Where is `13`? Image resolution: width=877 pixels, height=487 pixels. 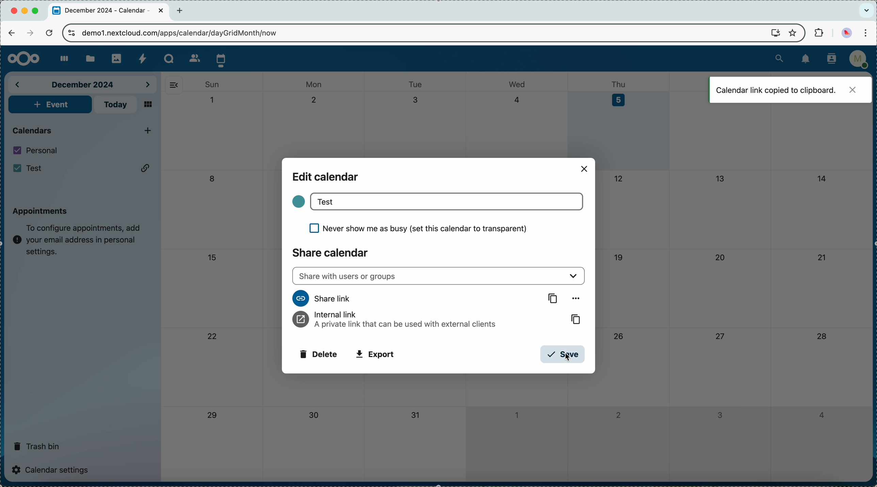 13 is located at coordinates (720, 178).